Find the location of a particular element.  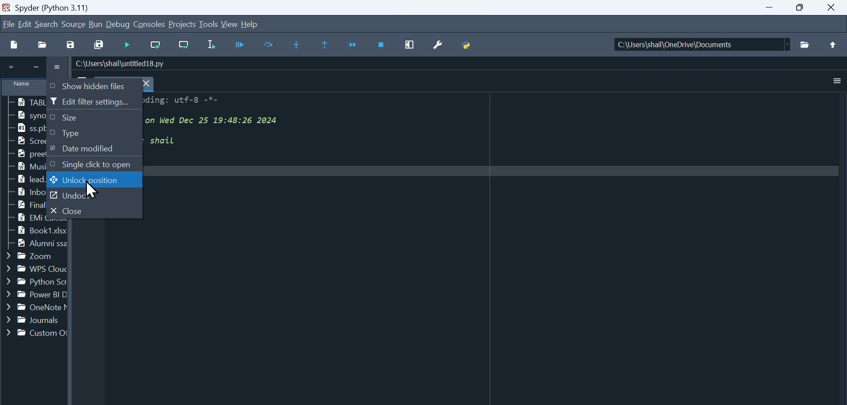

Alumni ss.. is located at coordinates (34, 244).